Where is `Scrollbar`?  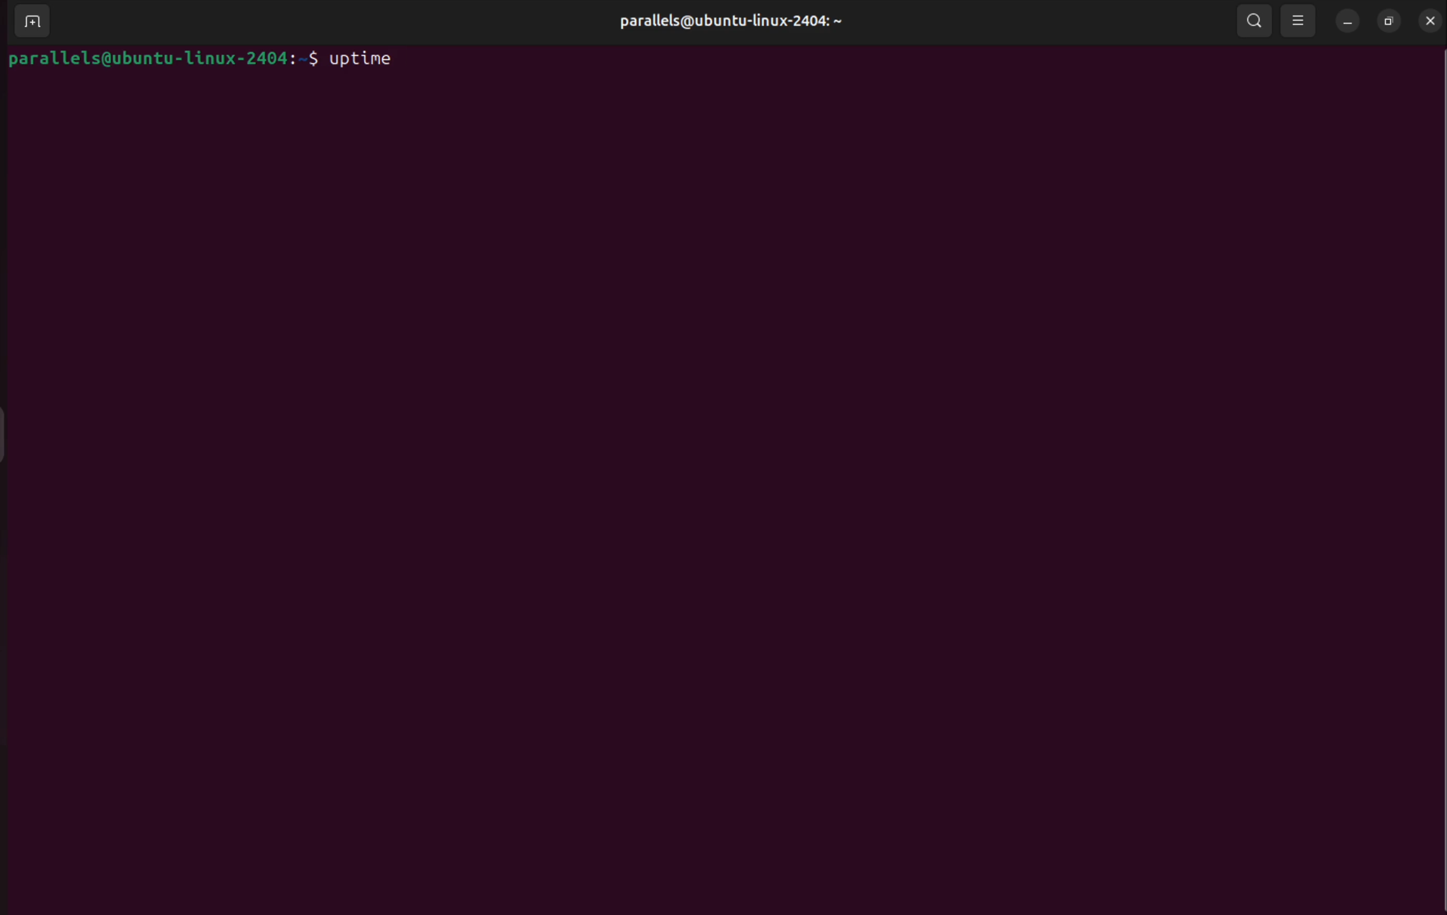
Scrollbar is located at coordinates (1438, 421).